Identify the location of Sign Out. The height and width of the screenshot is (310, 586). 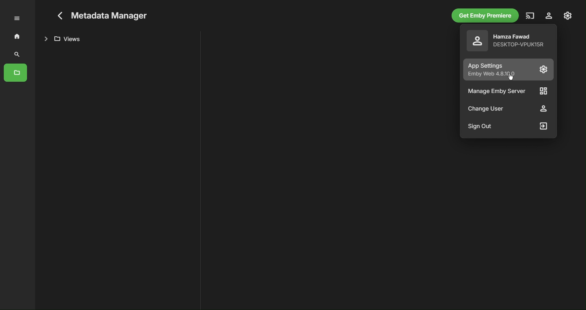
(509, 127).